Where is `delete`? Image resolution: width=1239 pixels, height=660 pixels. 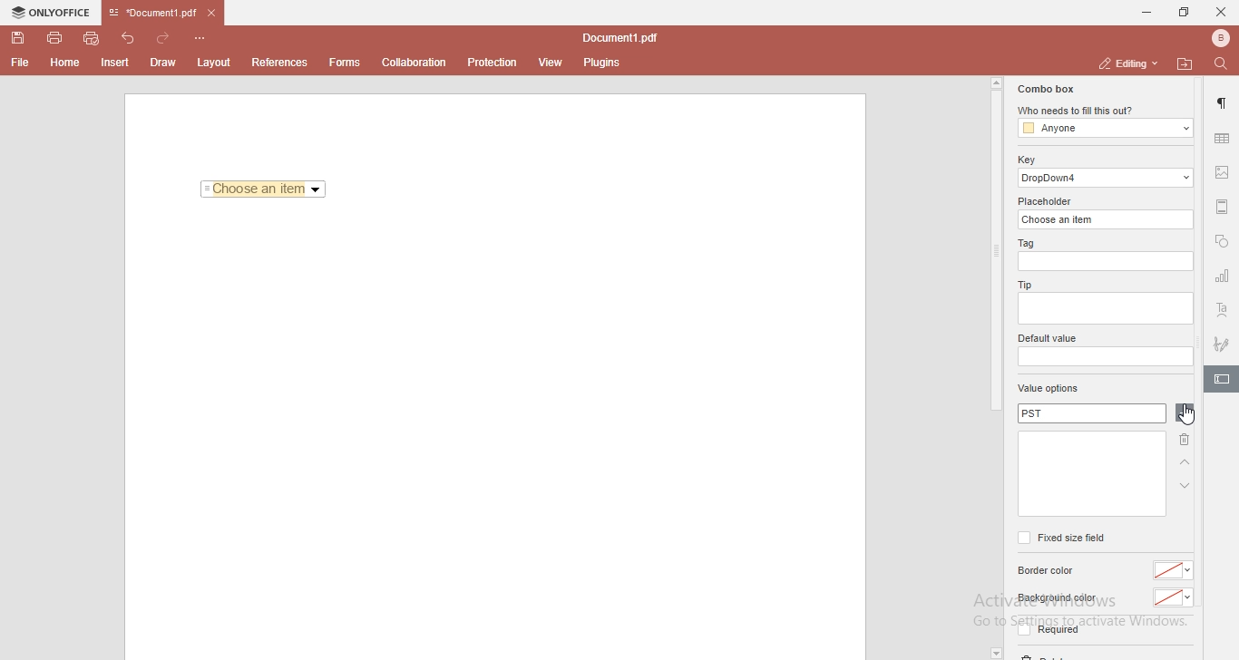
delete is located at coordinates (1182, 442).